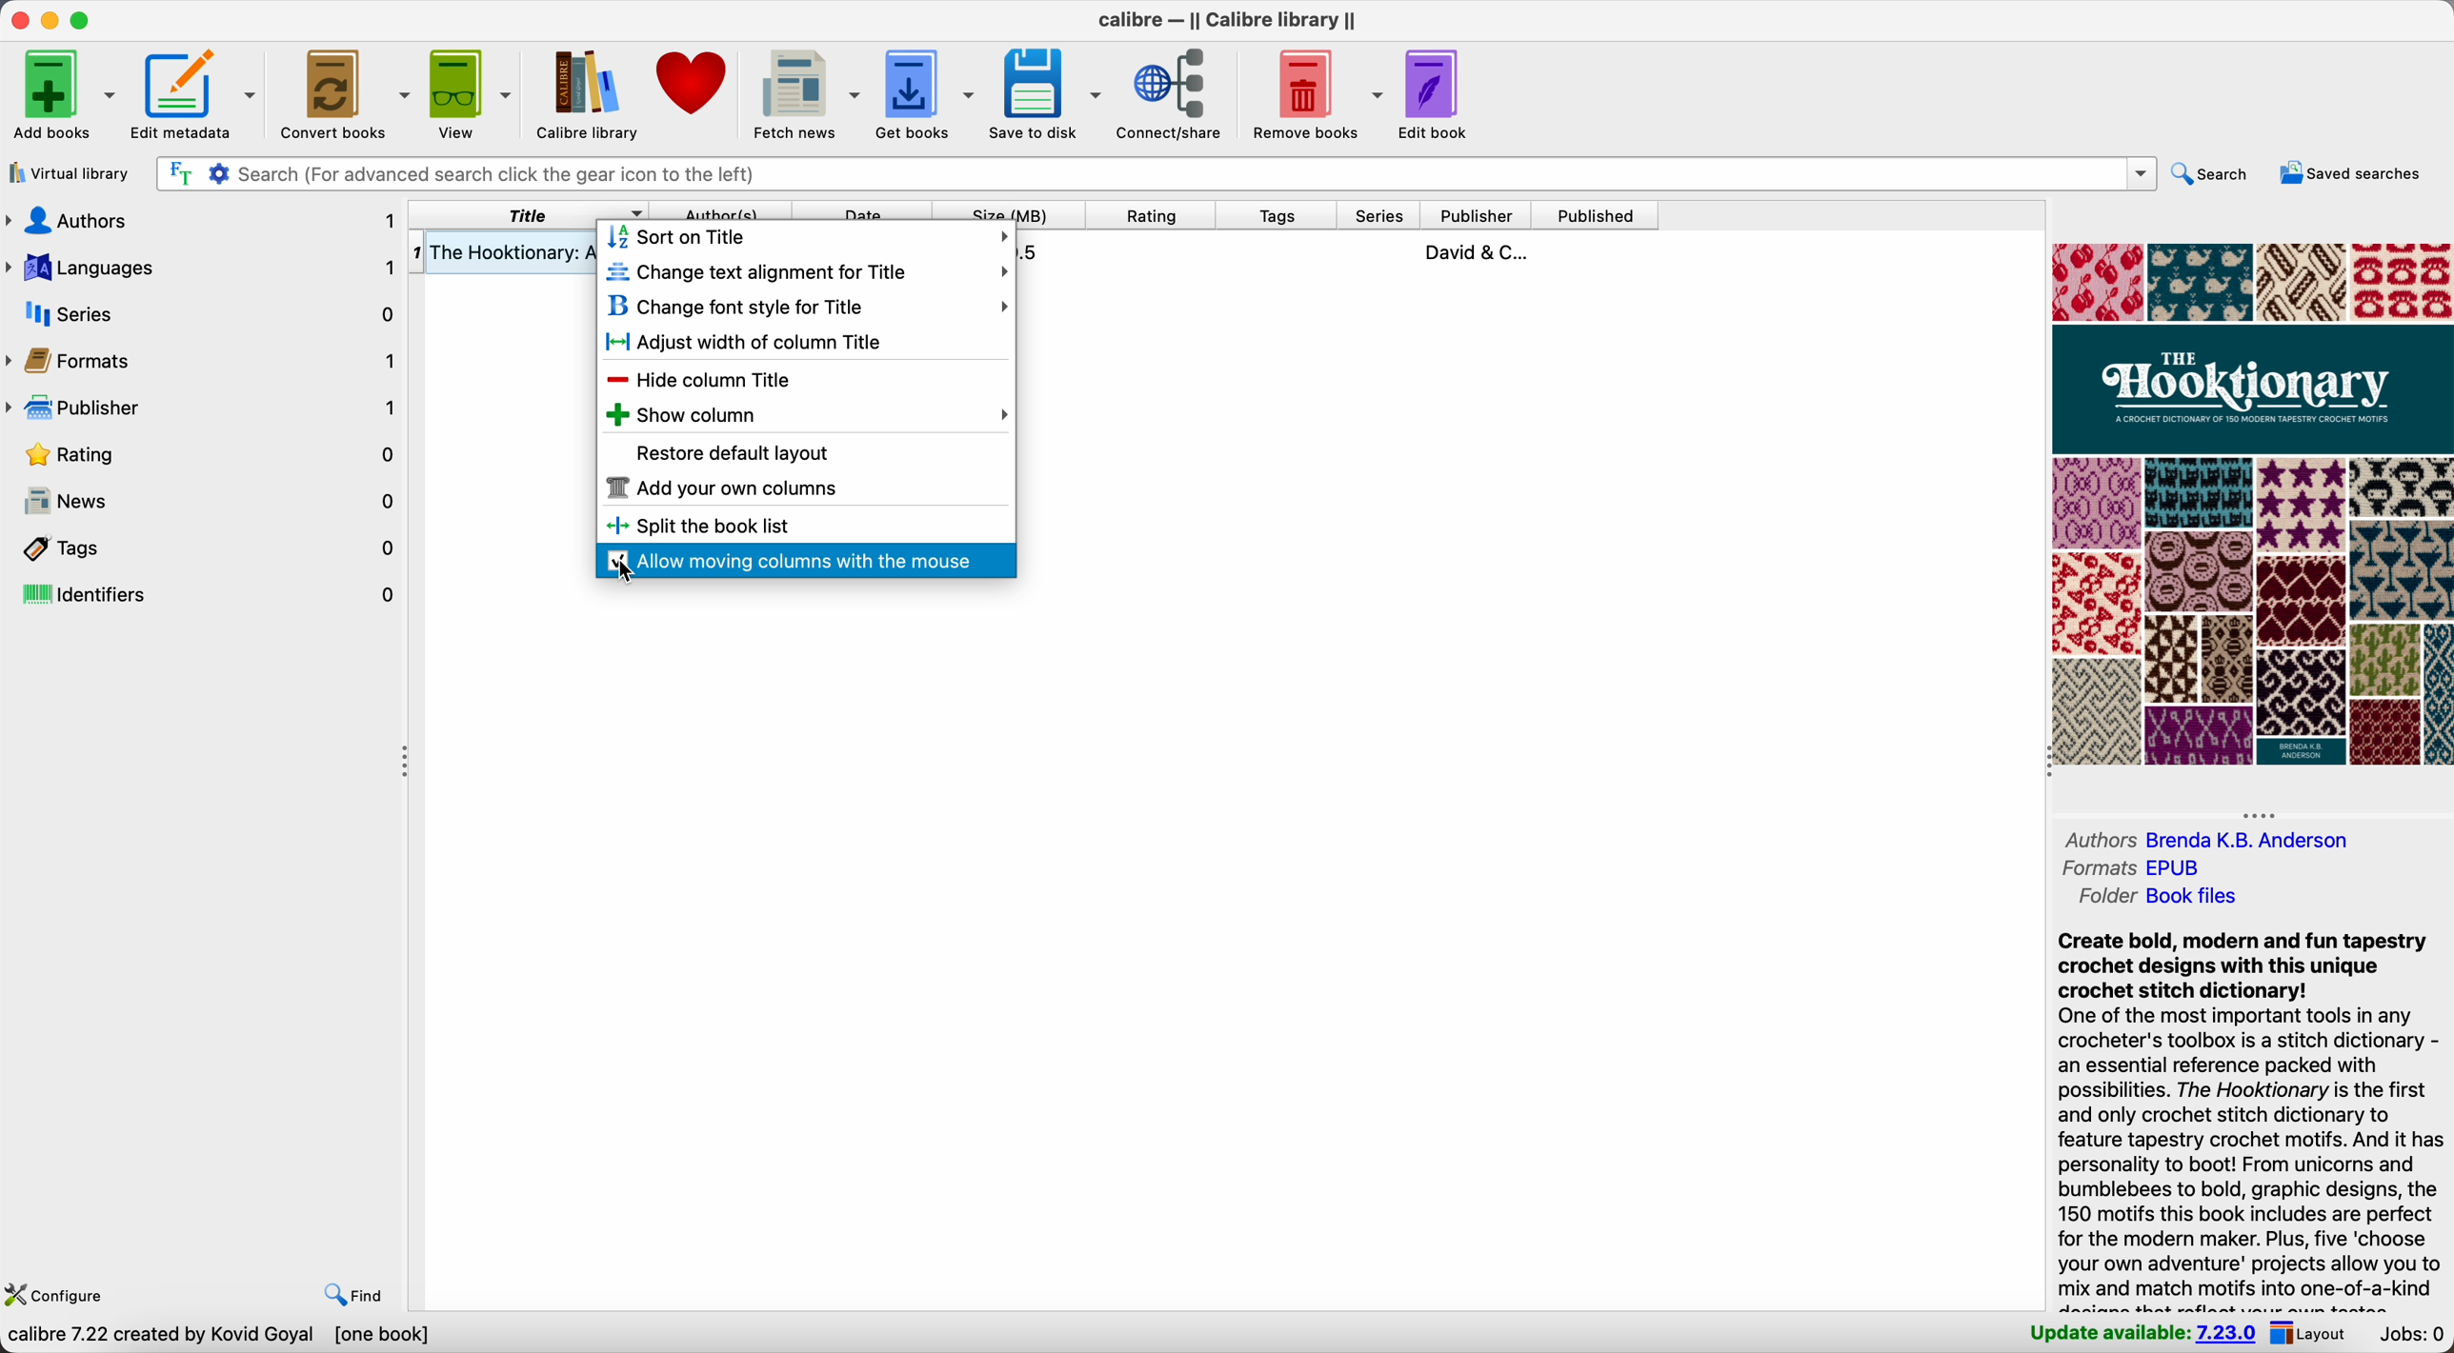 The height and width of the screenshot is (1353, 2454). Describe the element at coordinates (683, 415) in the screenshot. I see `show column` at that location.